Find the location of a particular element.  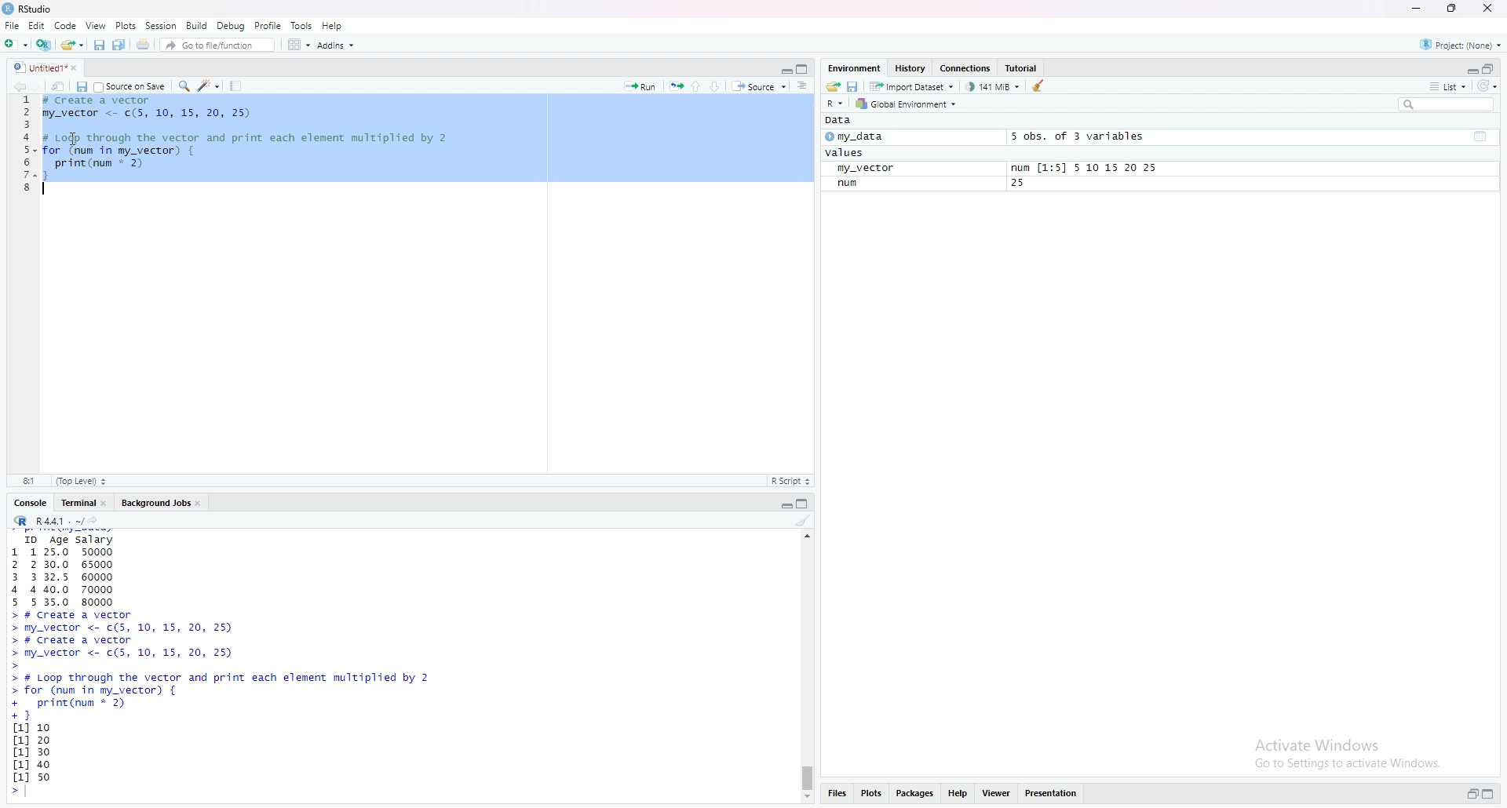

view the current working directory is located at coordinates (98, 521).